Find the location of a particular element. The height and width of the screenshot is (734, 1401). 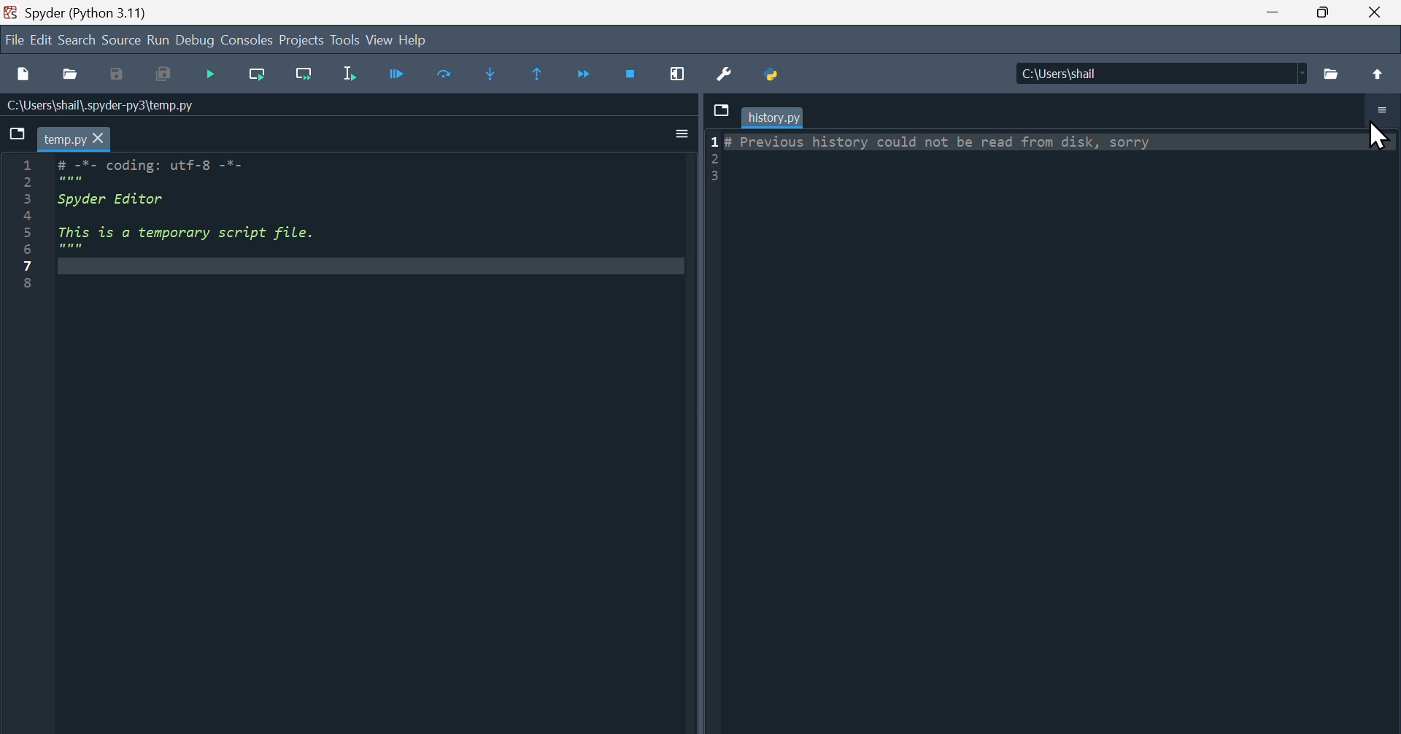

temp.py is located at coordinates (77, 139).